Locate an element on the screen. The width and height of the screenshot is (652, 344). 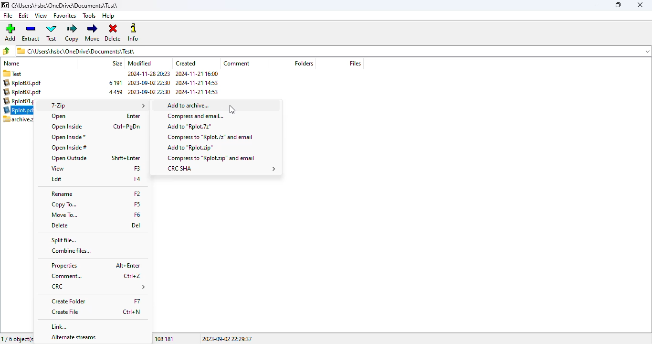
link is located at coordinates (60, 327).